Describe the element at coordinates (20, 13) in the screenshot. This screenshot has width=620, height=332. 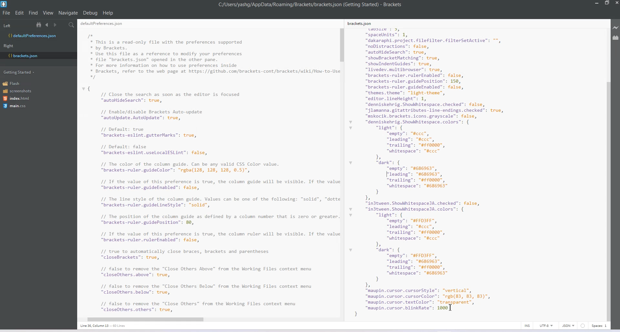
I see `Edit` at that location.